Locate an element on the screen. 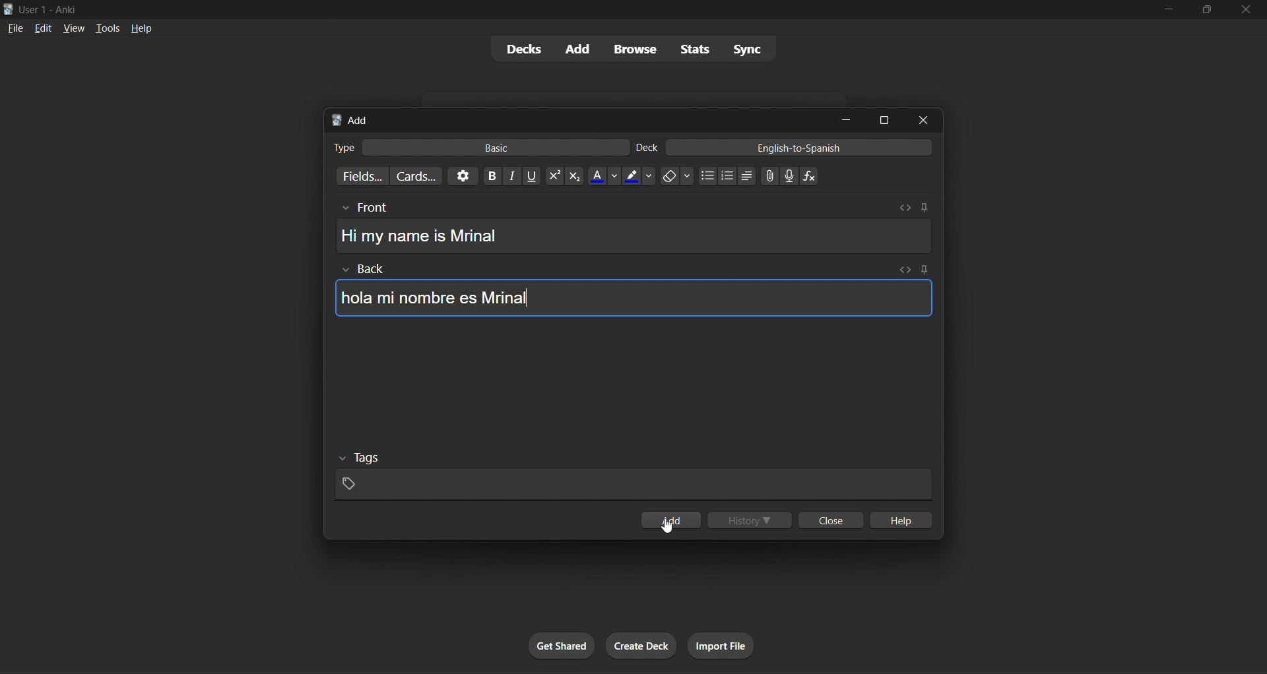 Image resolution: width=1267 pixels, height=674 pixels. maximize is located at coordinates (883, 120).